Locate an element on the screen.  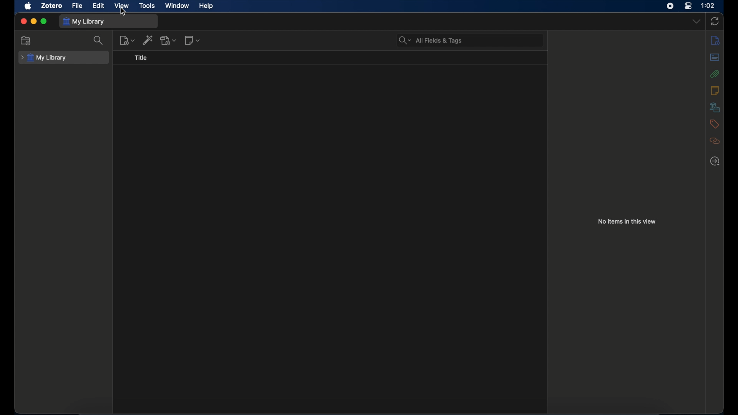
search bar is located at coordinates (429, 40).